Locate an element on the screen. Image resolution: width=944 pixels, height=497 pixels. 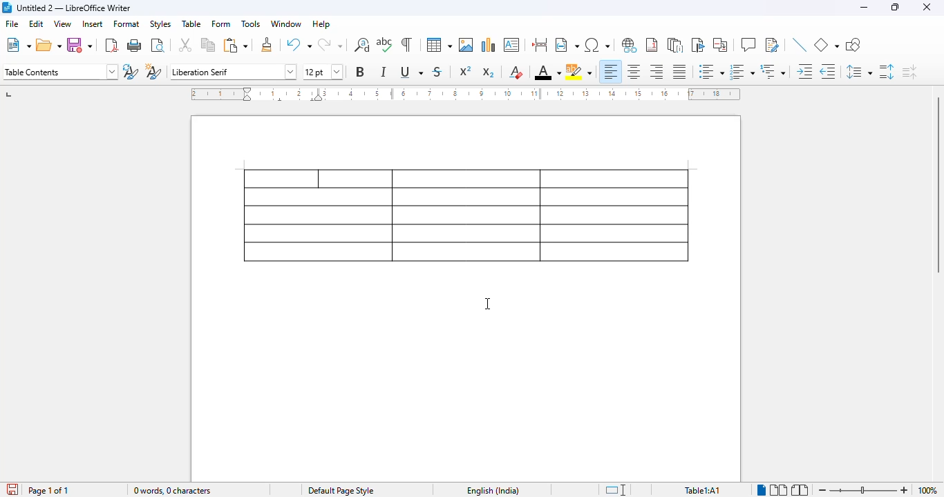
bold is located at coordinates (360, 71).